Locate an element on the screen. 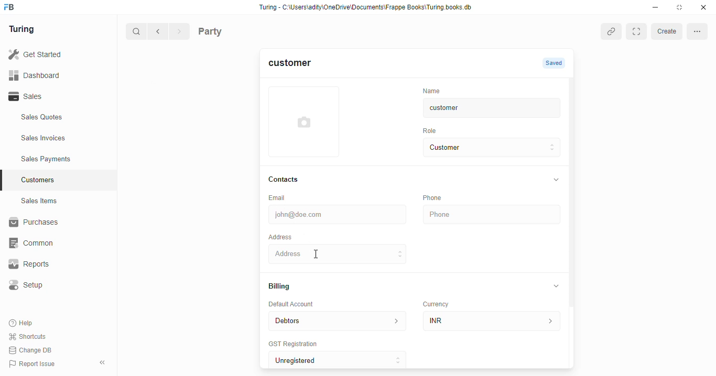 This screenshot has height=376, width=716. customer is located at coordinates (296, 65).